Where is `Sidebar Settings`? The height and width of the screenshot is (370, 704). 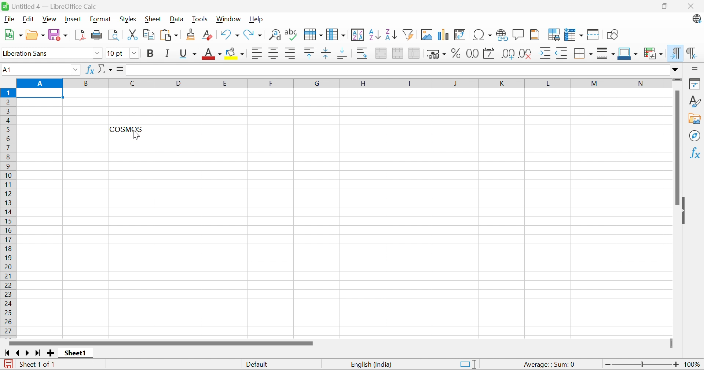 Sidebar Settings is located at coordinates (696, 69).